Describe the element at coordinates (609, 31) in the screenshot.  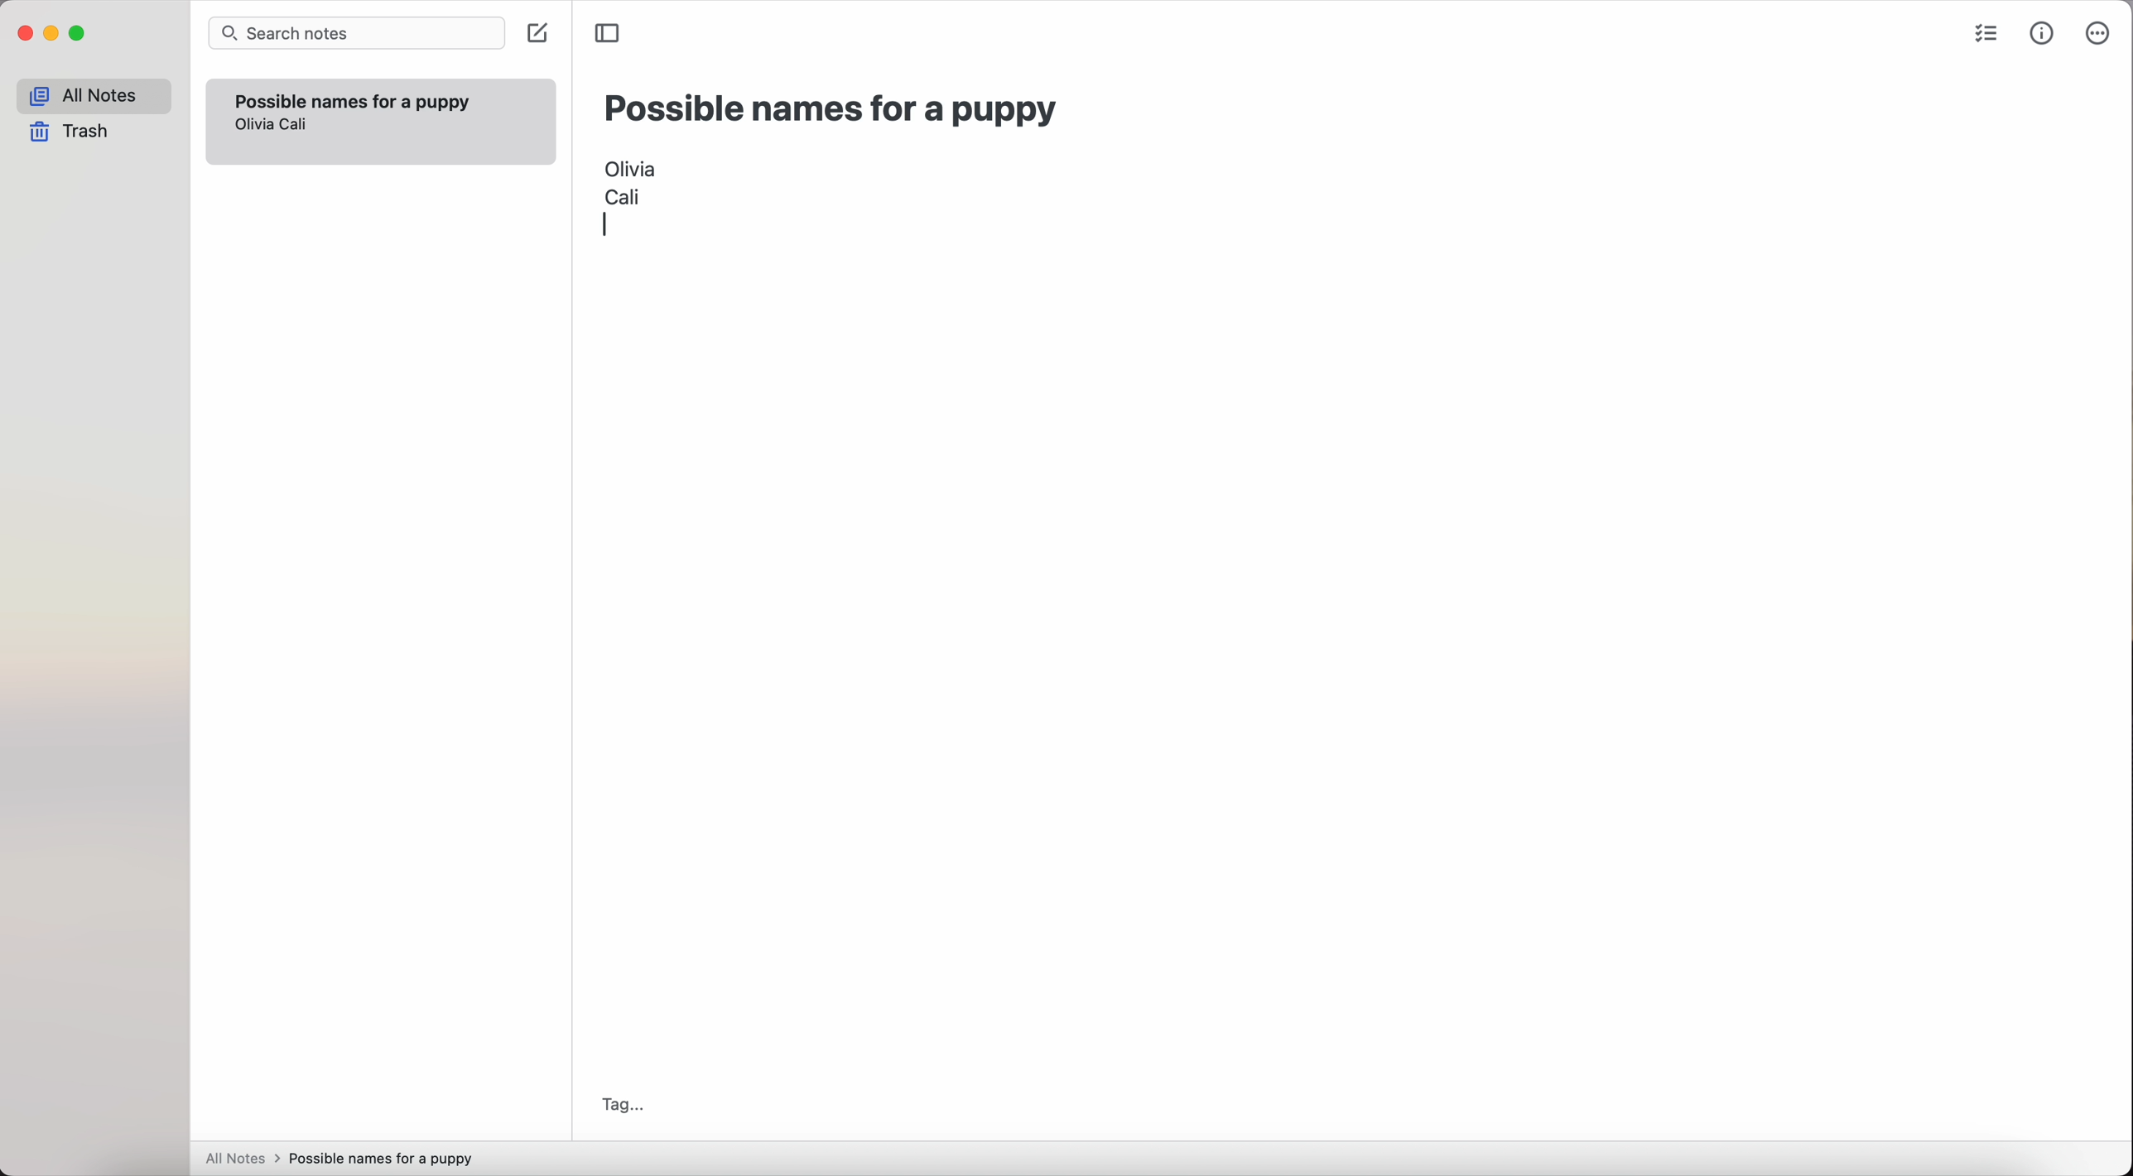
I see `toggle sidebar` at that location.